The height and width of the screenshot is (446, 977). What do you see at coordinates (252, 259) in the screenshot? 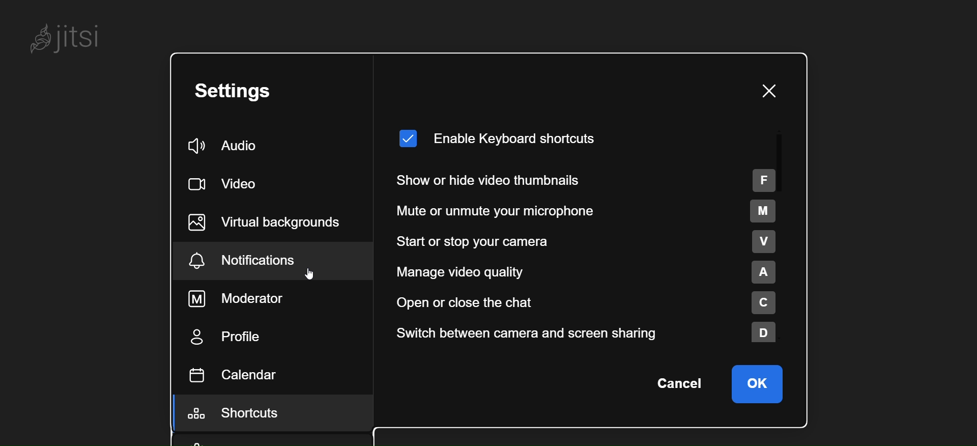
I see `notification` at bounding box center [252, 259].